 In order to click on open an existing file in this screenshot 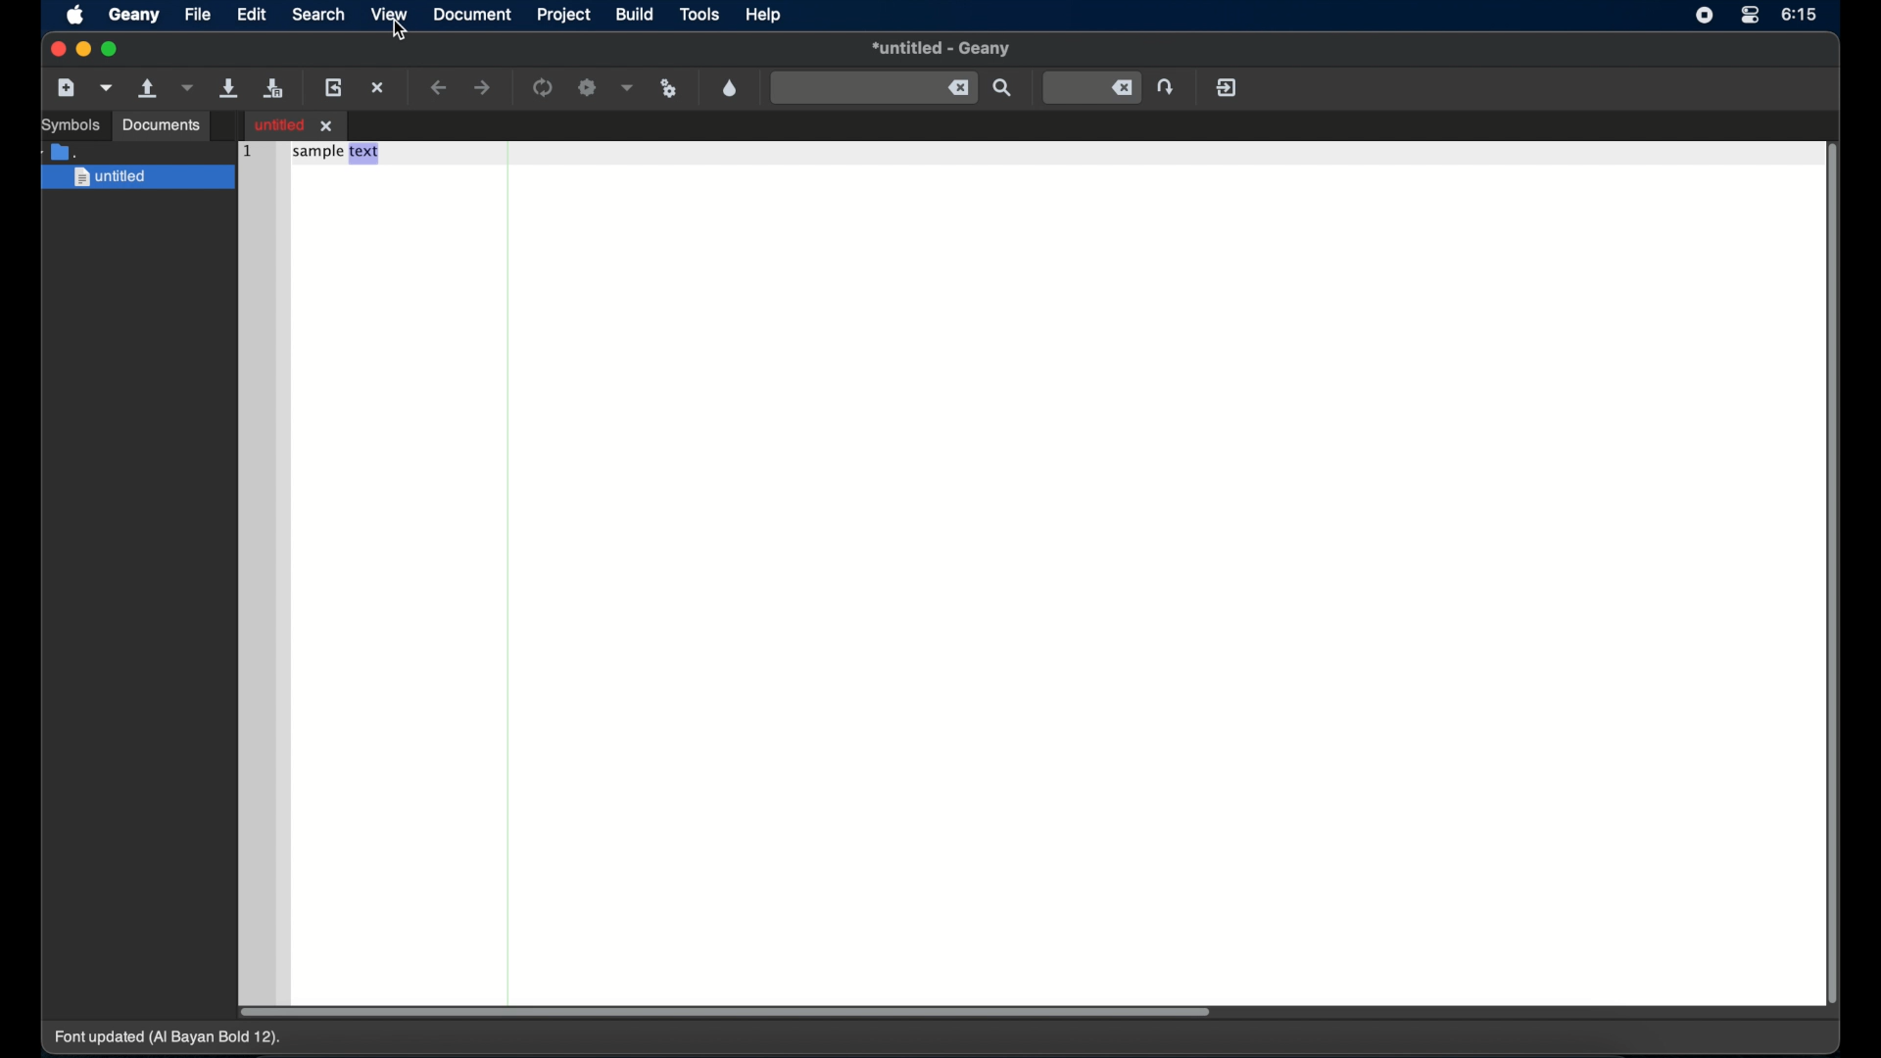, I will do `click(149, 89)`.